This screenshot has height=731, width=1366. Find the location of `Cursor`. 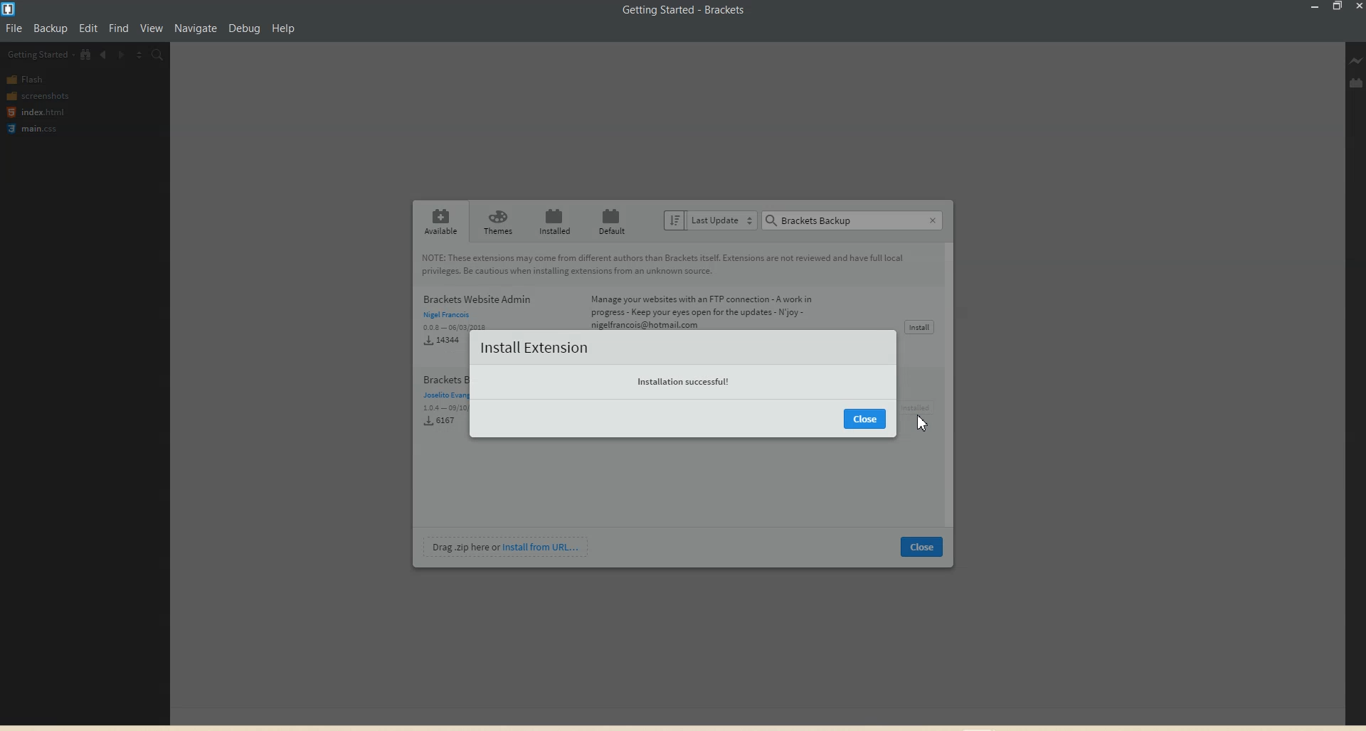

Cursor is located at coordinates (924, 424).